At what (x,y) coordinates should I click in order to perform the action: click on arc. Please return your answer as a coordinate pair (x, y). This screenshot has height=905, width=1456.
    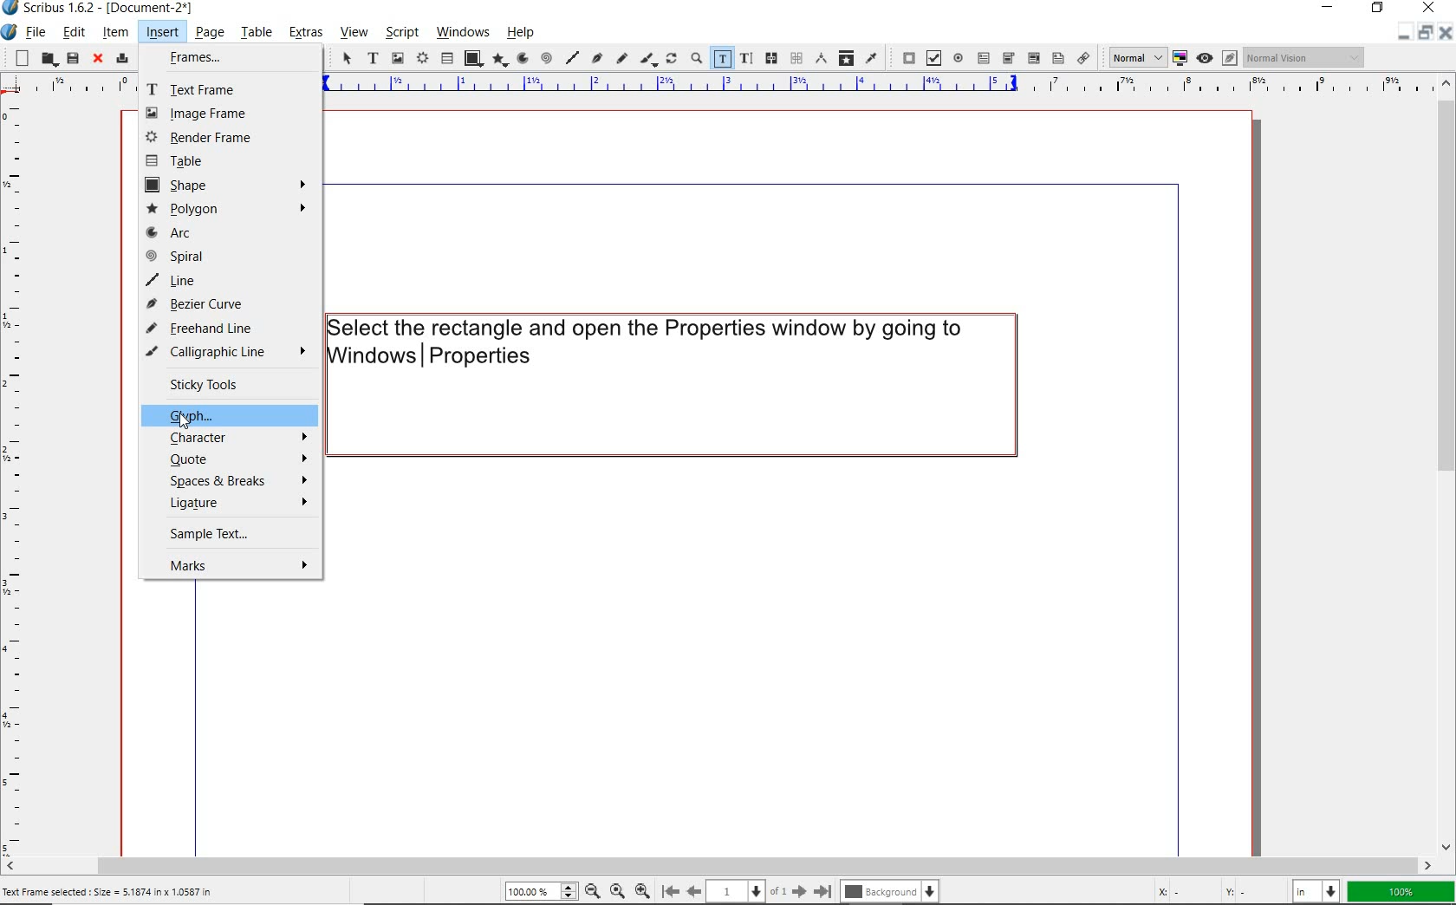
    Looking at the image, I should click on (522, 58).